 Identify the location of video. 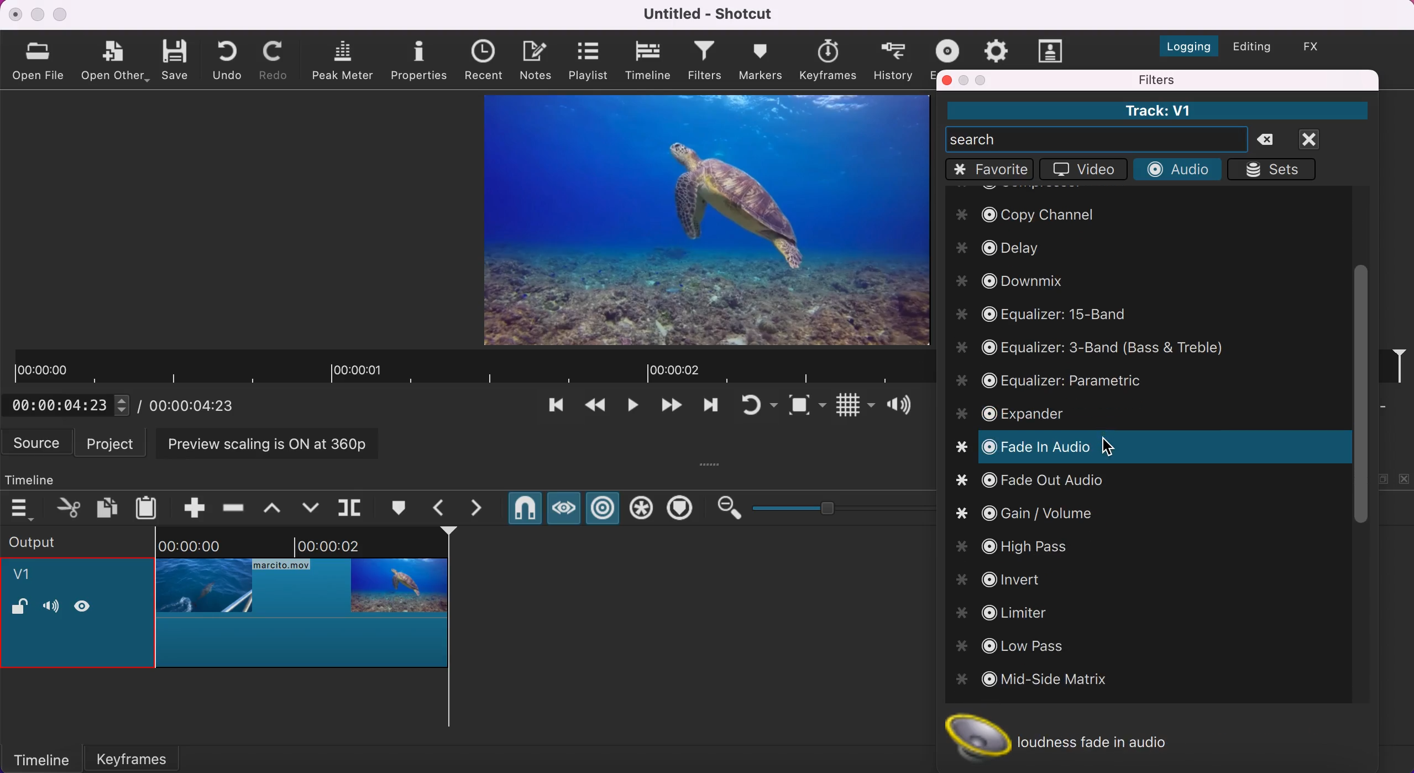
(1081, 171).